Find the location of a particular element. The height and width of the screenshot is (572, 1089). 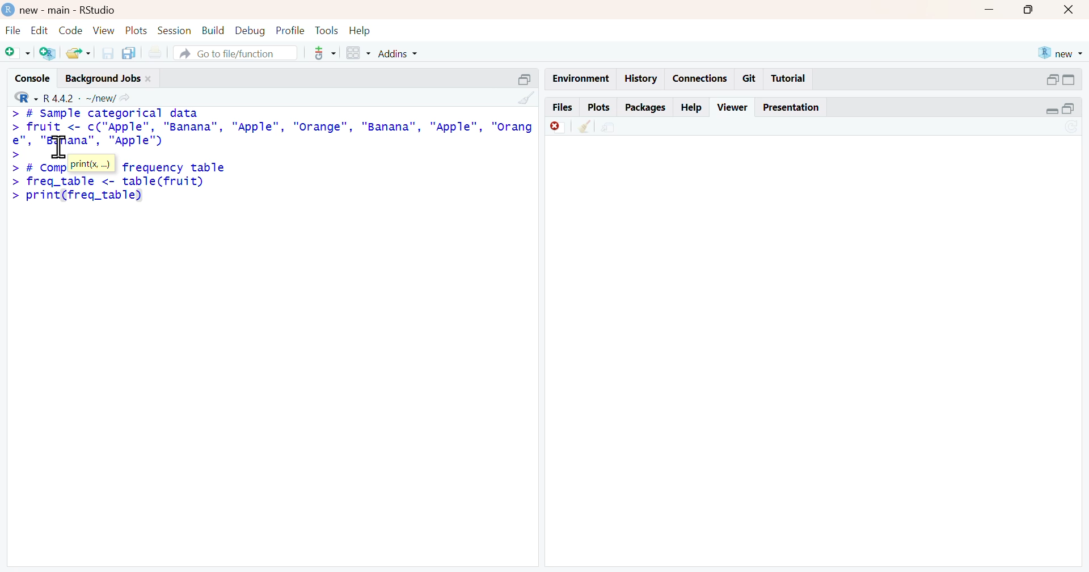

workspace panes is located at coordinates (359, 53).